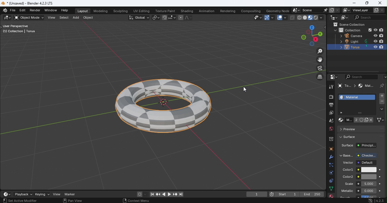 This screenshot has height=203, width=387. I want to click on Sets the object interaction mode, so click(30, 18).